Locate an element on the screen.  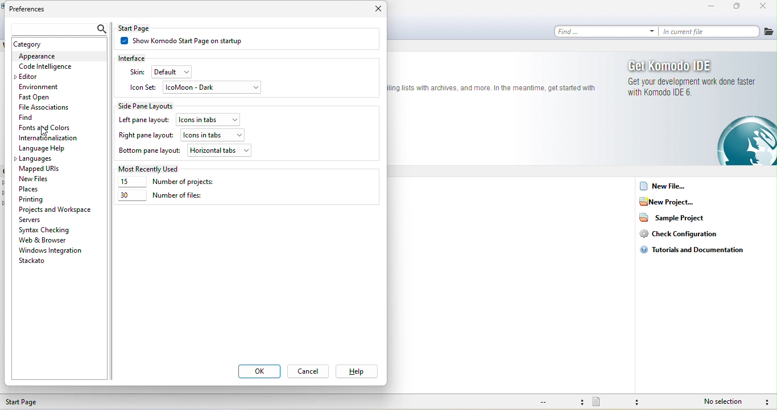
cursor movement is located at coordinates (45, 133).